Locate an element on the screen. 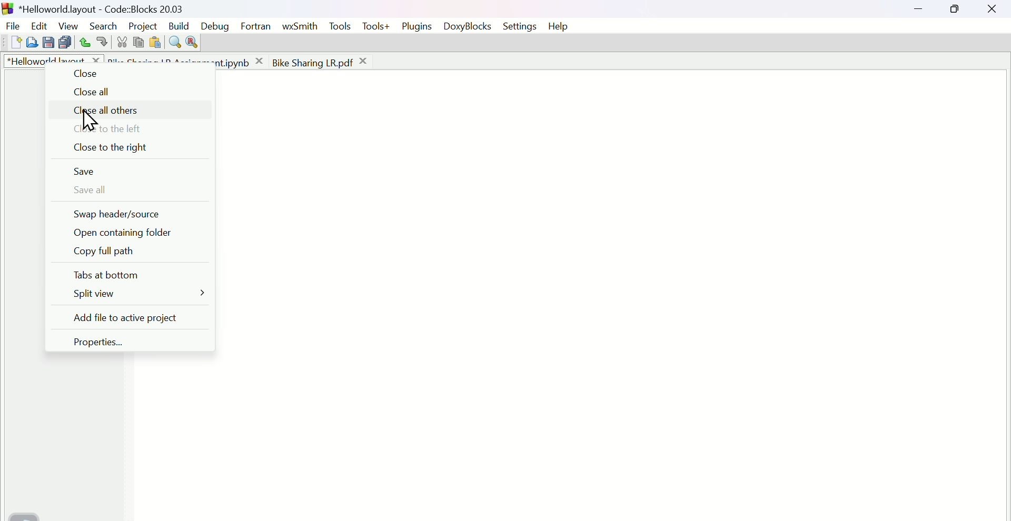 This screenshot has width=1011, height=521. file is located at coordinates (12, 25).